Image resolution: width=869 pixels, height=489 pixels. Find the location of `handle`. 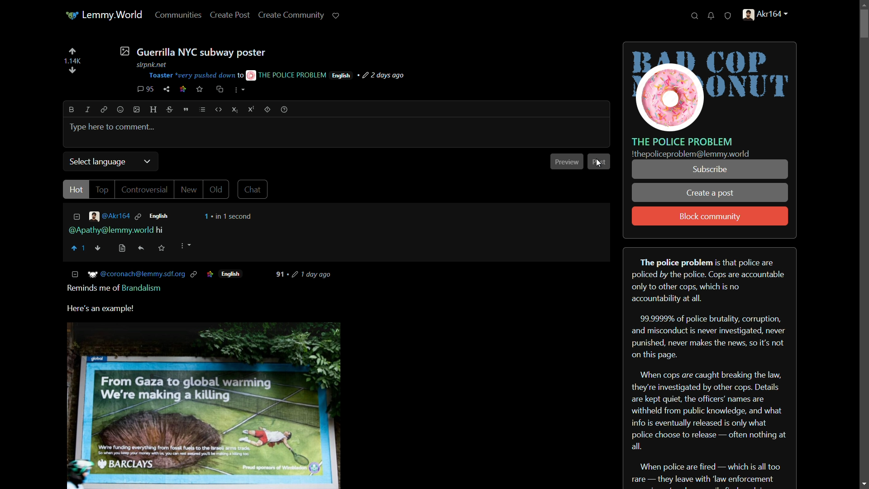

handle is located at coordinates (770, 16).